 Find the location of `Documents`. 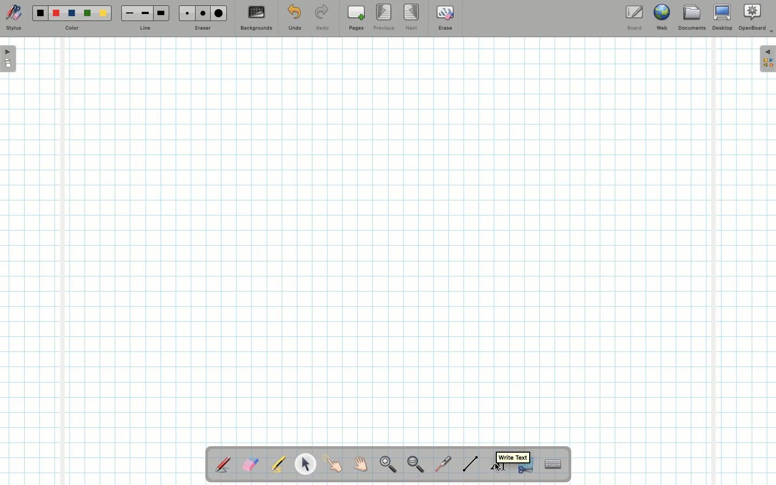

Documents is located at coordinates (691, 19).